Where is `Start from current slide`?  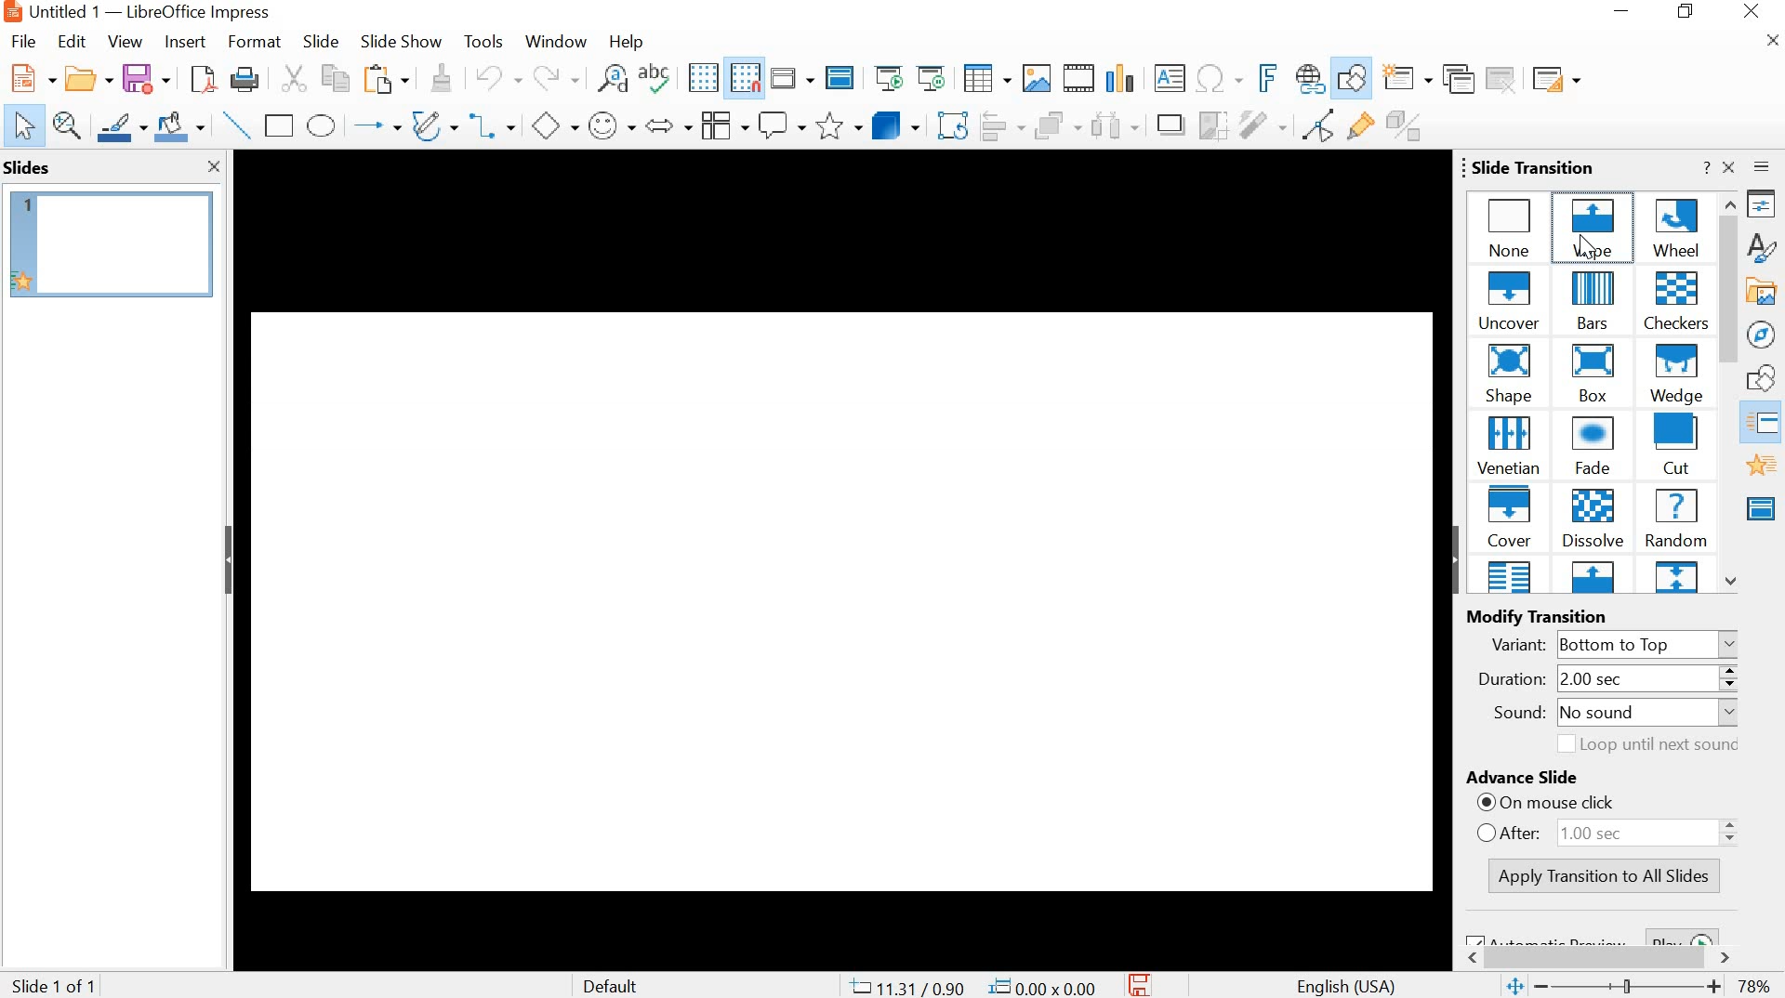 Start from current slide is located at coordinates (930, 78).